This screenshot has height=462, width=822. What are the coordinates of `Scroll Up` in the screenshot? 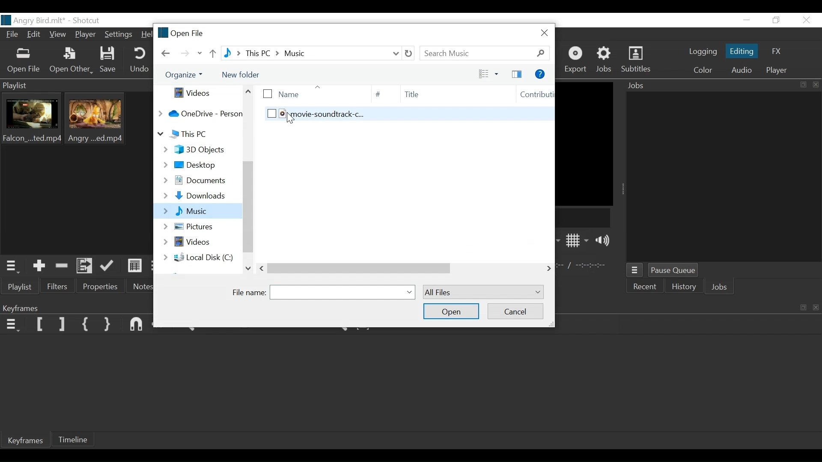 It's located at (248, 91).